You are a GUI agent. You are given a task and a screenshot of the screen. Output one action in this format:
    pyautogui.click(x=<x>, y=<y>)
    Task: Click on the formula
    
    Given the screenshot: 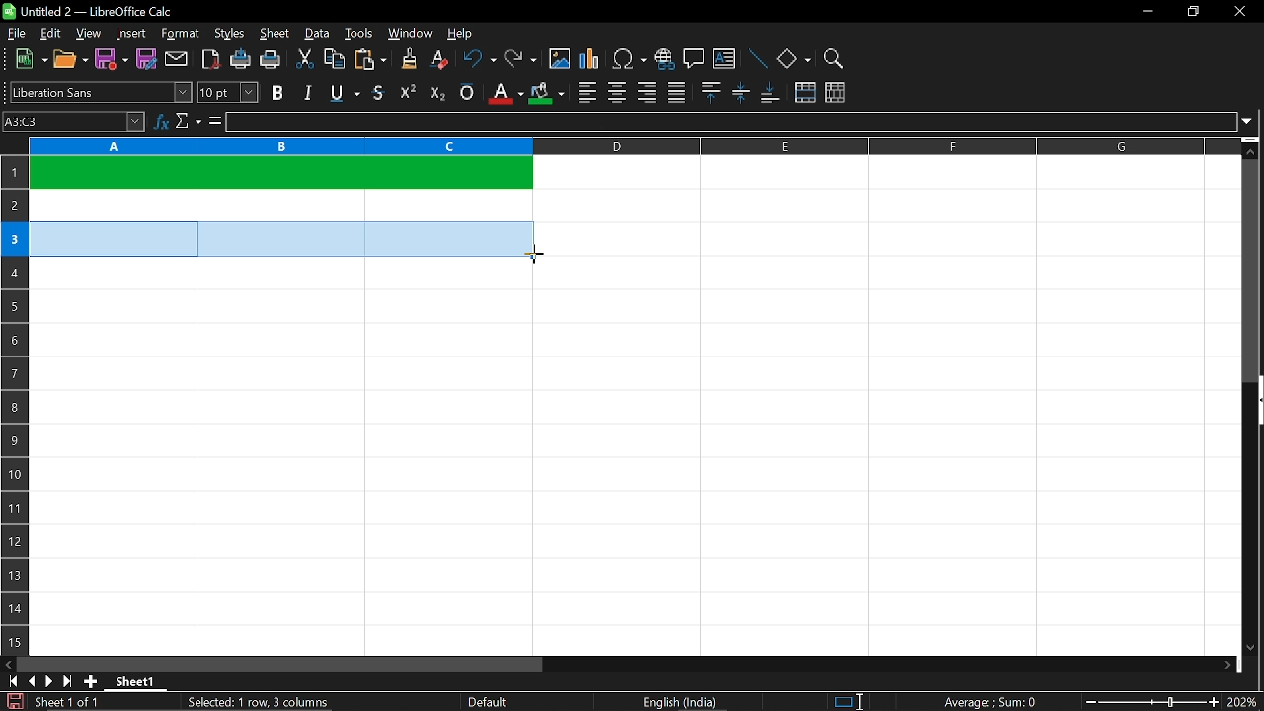 What is the action you would take?
    pyautogui.click(x=213, y=121)
    